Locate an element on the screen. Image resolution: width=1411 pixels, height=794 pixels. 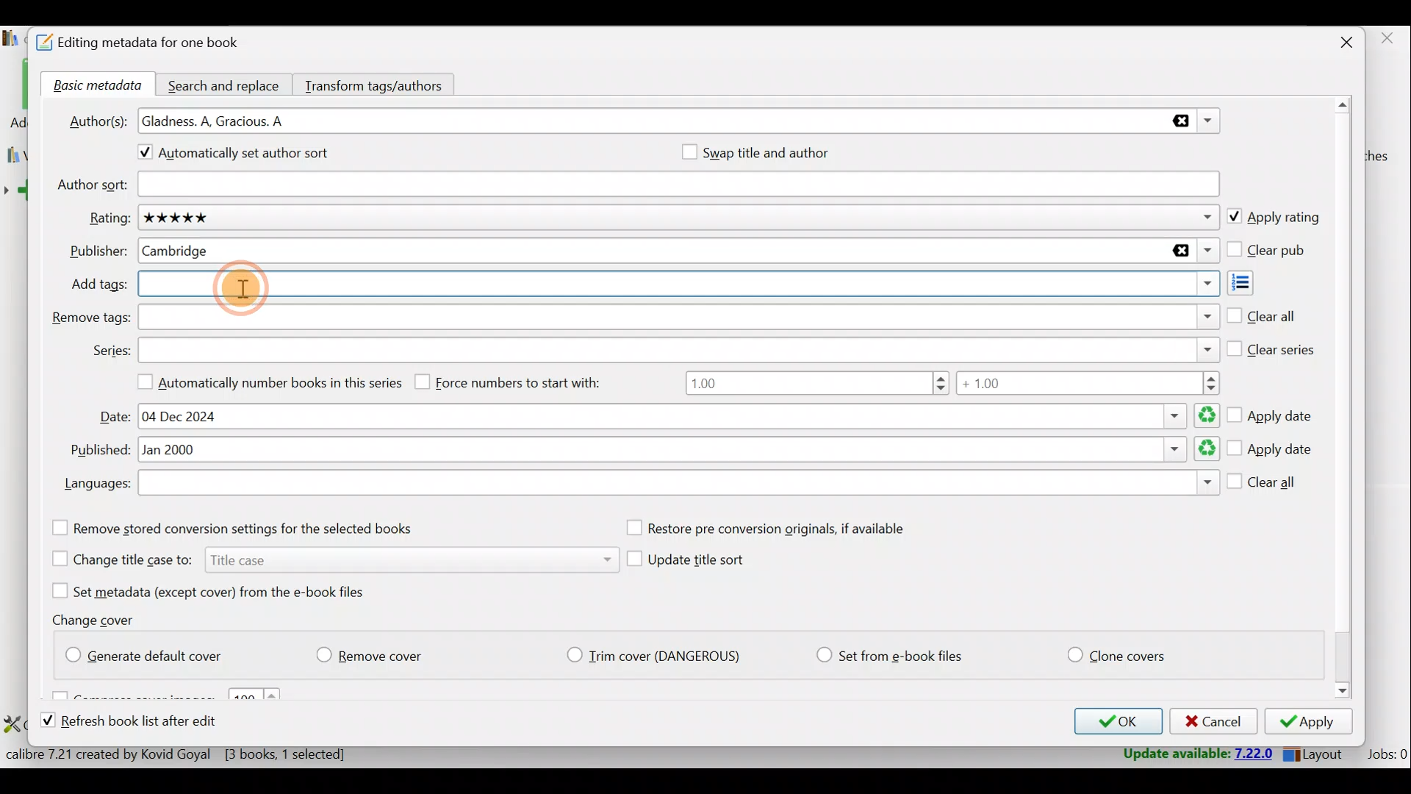
Apply is located at coordinates (1313, 723).